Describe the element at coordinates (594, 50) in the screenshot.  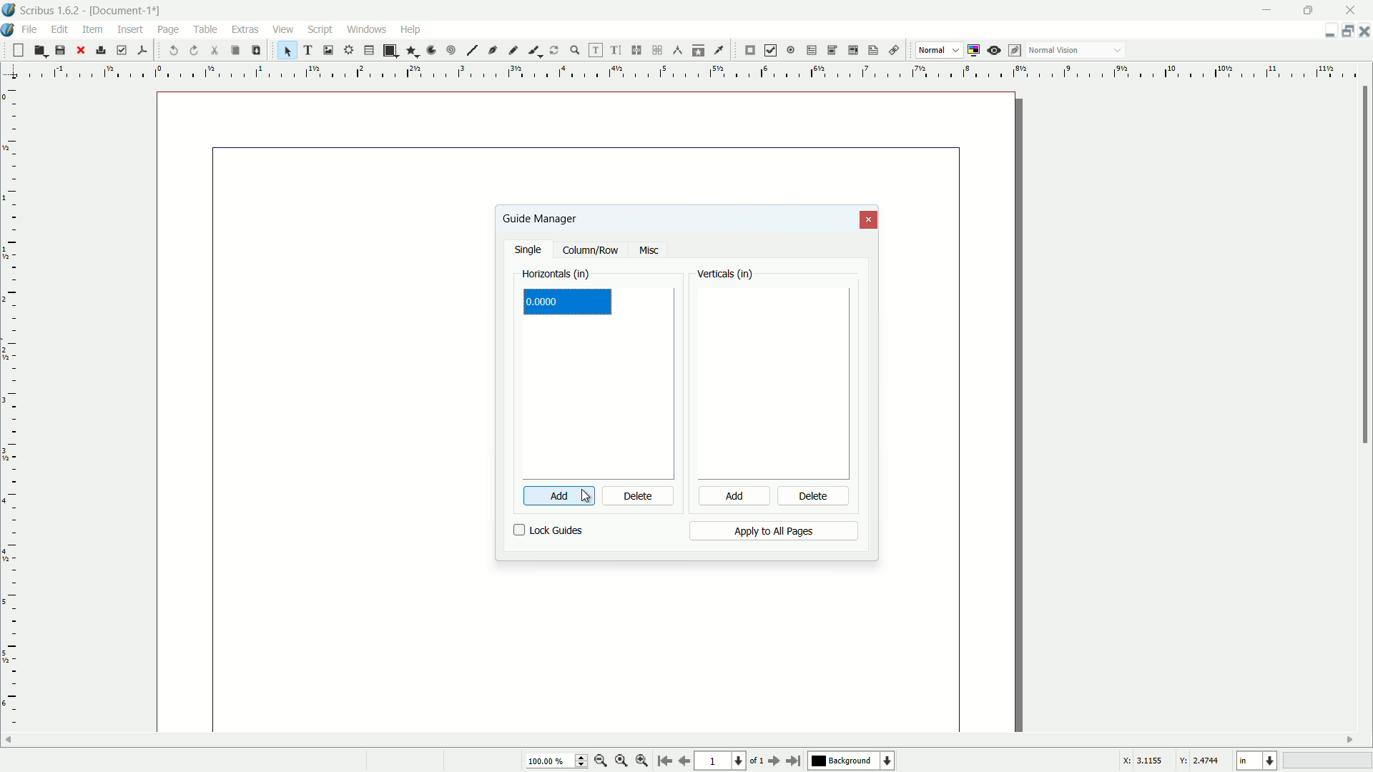
I see `edit contents of frame` at that location.